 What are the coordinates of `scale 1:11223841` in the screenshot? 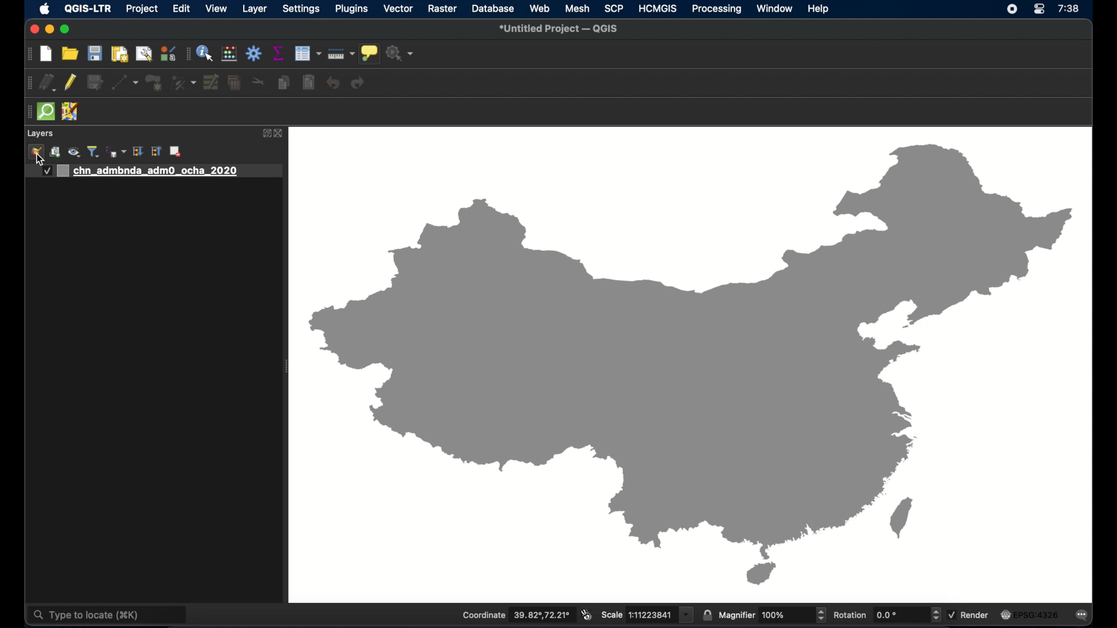 It's located at (646, 614).